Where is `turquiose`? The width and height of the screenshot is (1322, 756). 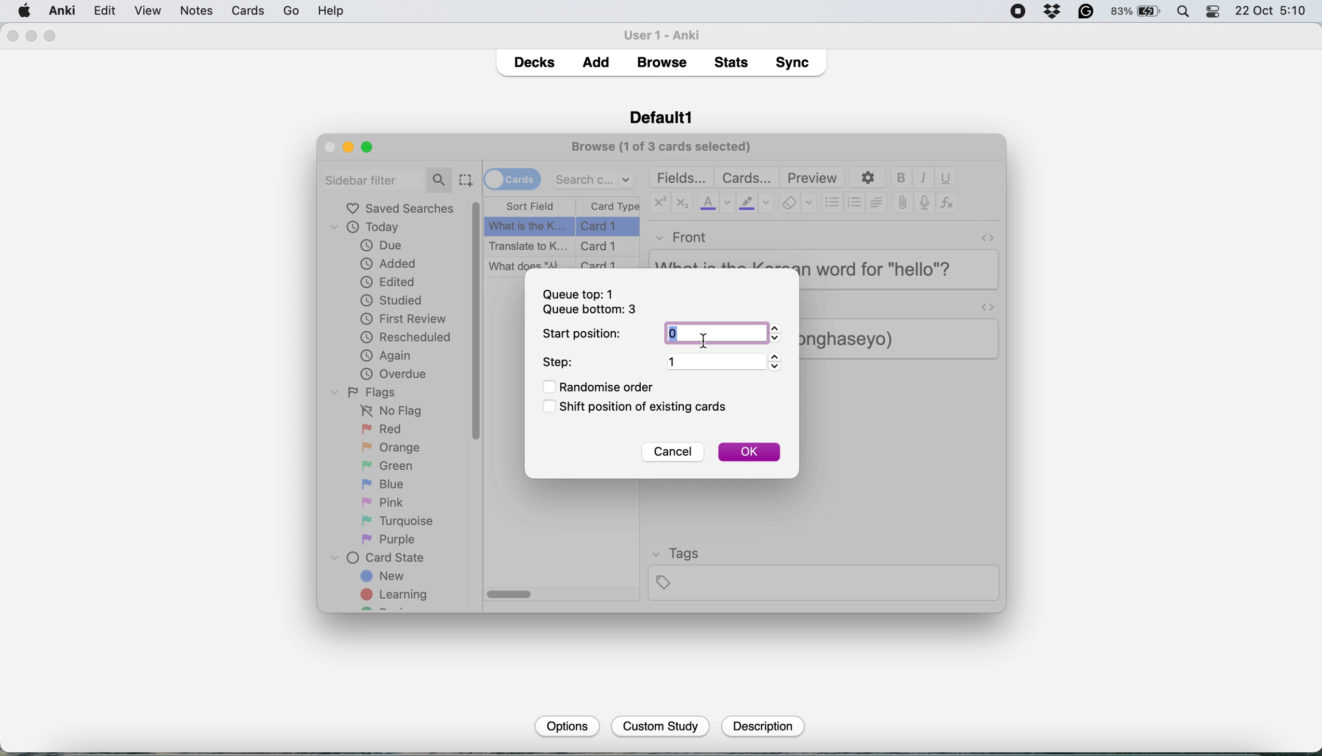
turquiose is located at coordinates (395, 521).